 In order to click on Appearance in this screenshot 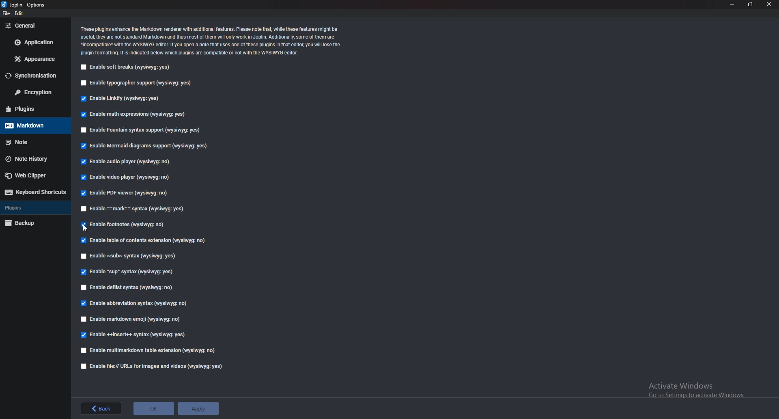, I will do `click(35, 58)`.